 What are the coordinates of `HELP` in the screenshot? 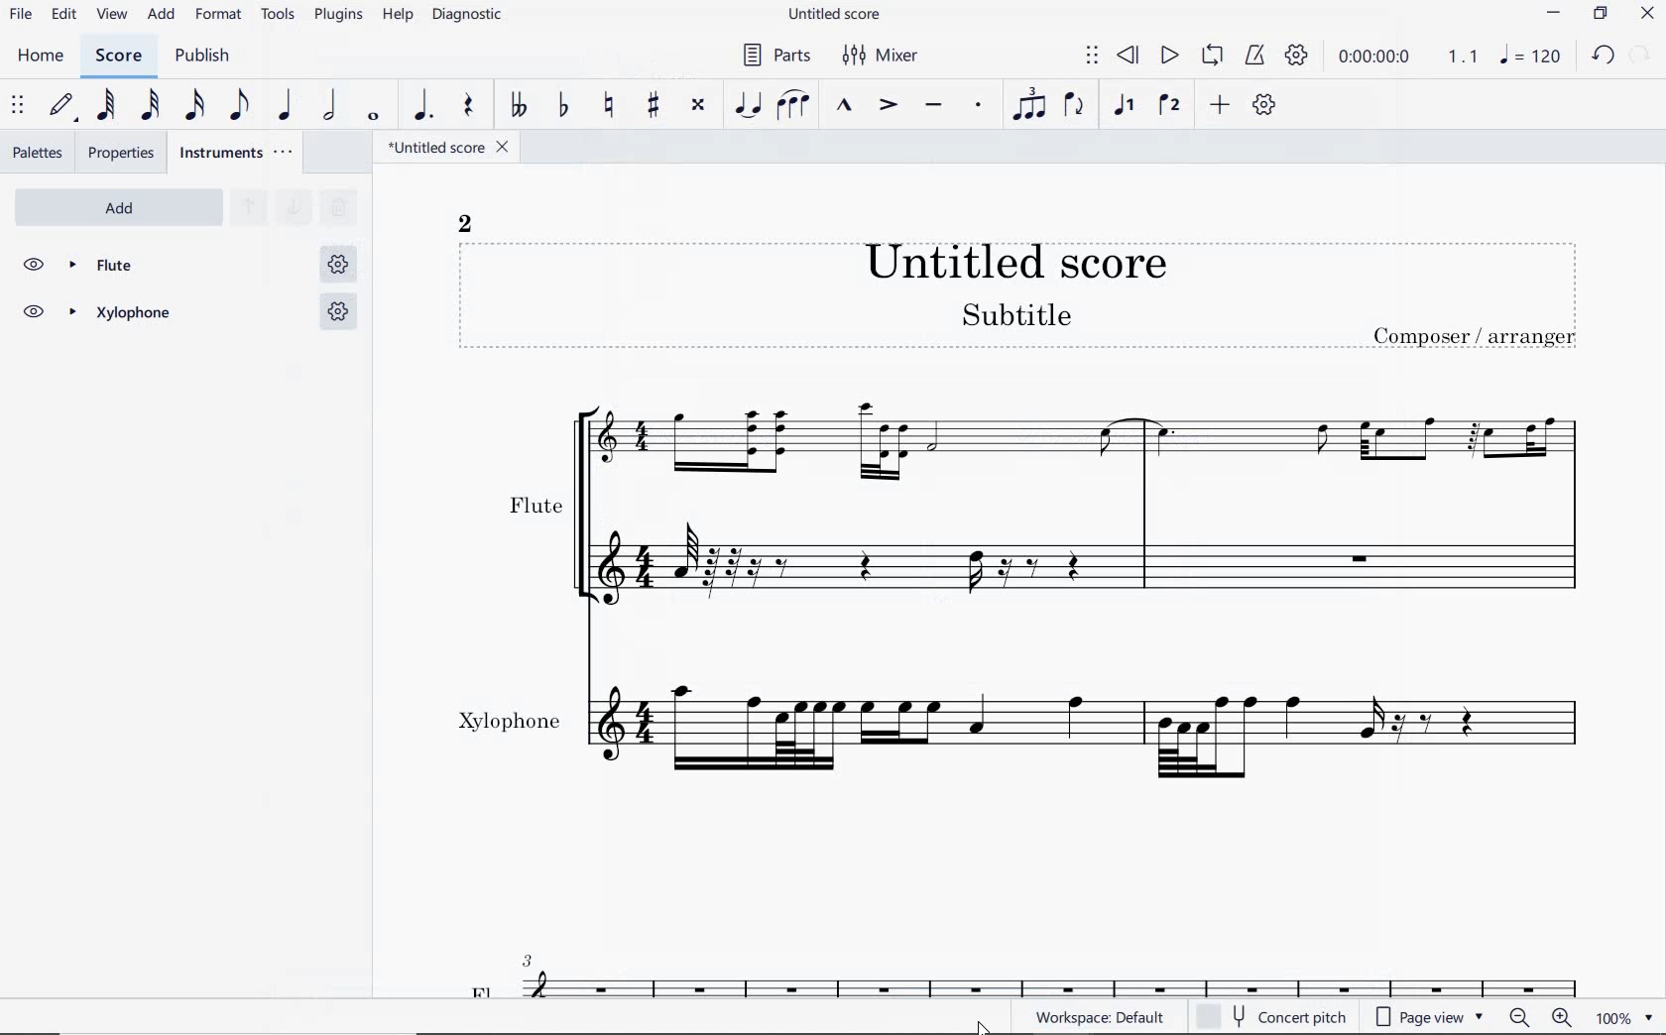 It's located at (398, 16).